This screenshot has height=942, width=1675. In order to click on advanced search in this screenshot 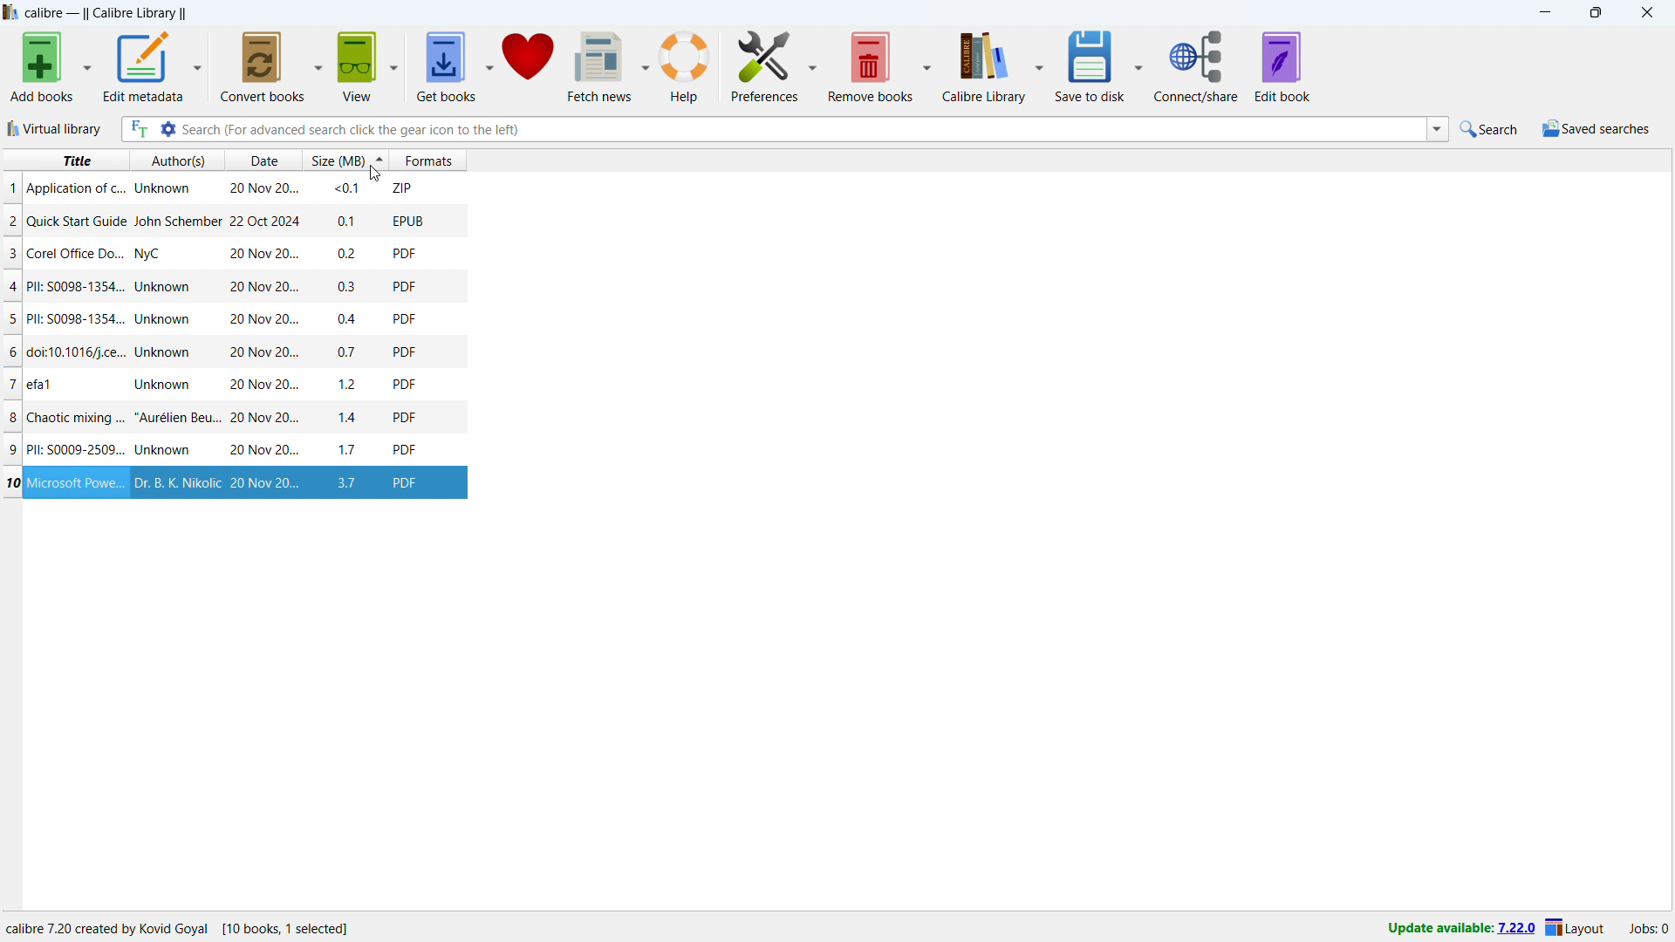, I will do `click(168, 129)`.